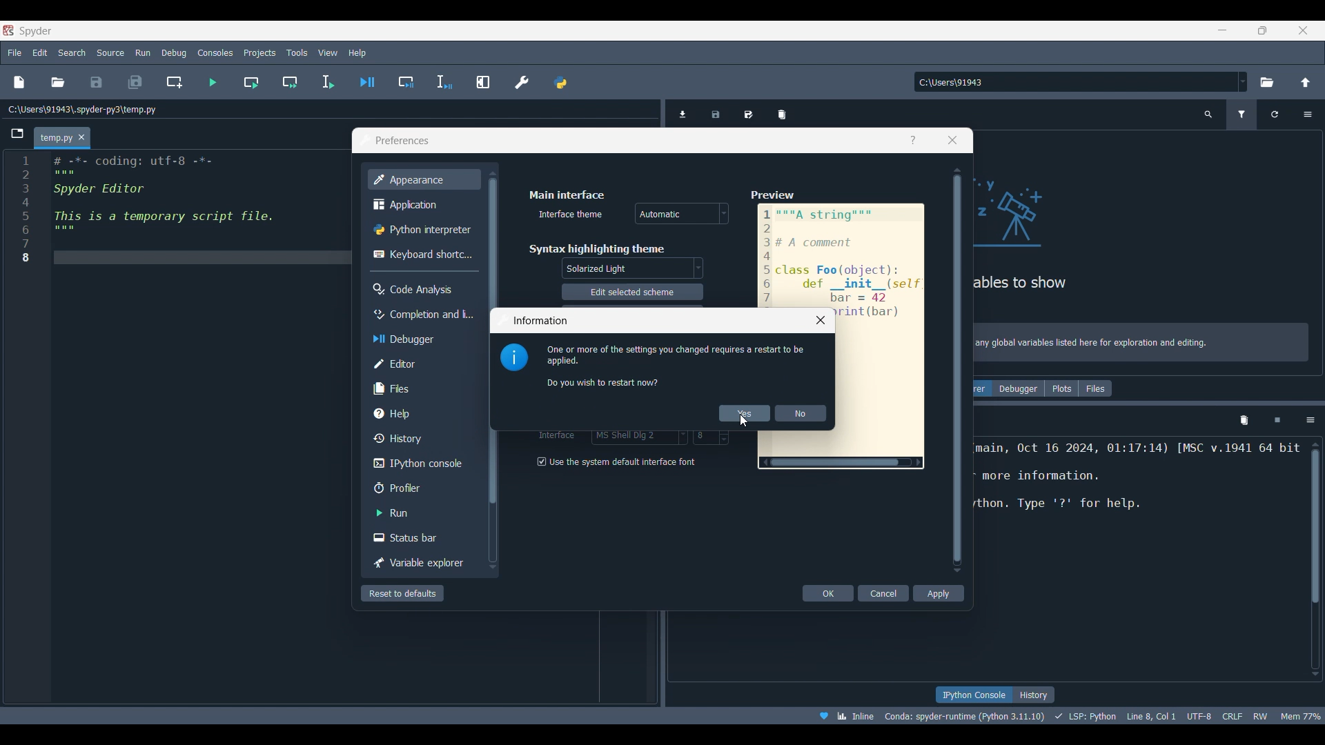  Describe the element at coordinates (1306, 82) in the screenshot. I see `Change to parent directory` at that location.